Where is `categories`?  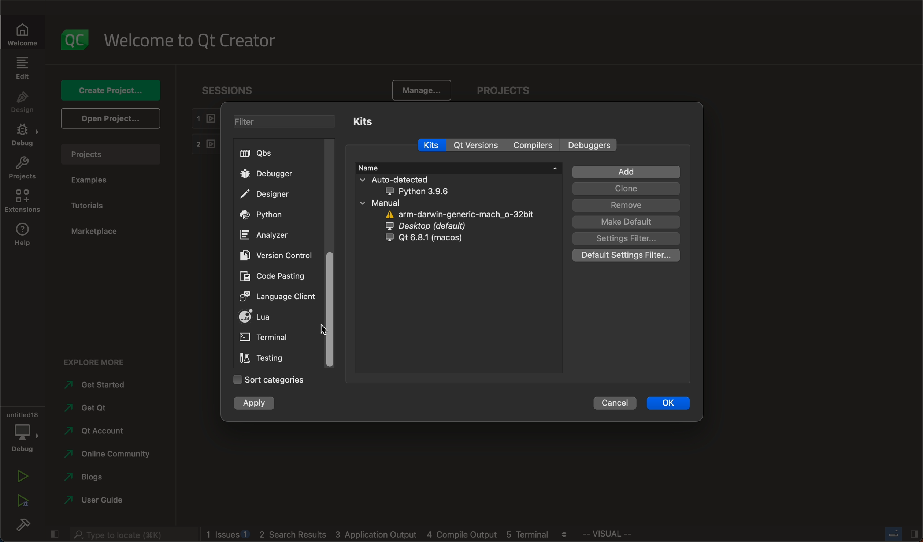
categories is located at coordinates (267, 381).